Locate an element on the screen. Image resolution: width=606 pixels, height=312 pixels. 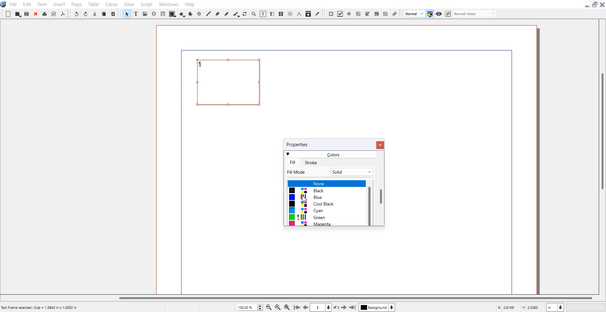
Fill is located at coordinates (292, 162).